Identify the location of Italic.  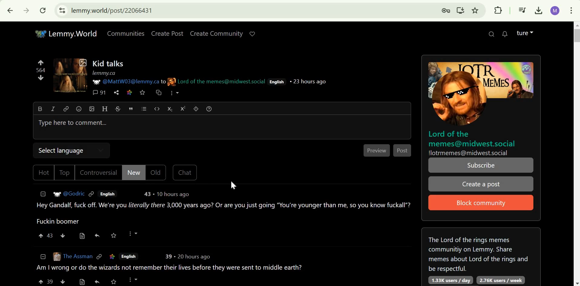
(54, 109).